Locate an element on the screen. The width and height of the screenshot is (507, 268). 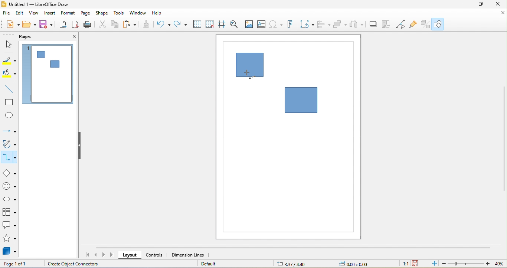
line is located at coordinates (9, 89).